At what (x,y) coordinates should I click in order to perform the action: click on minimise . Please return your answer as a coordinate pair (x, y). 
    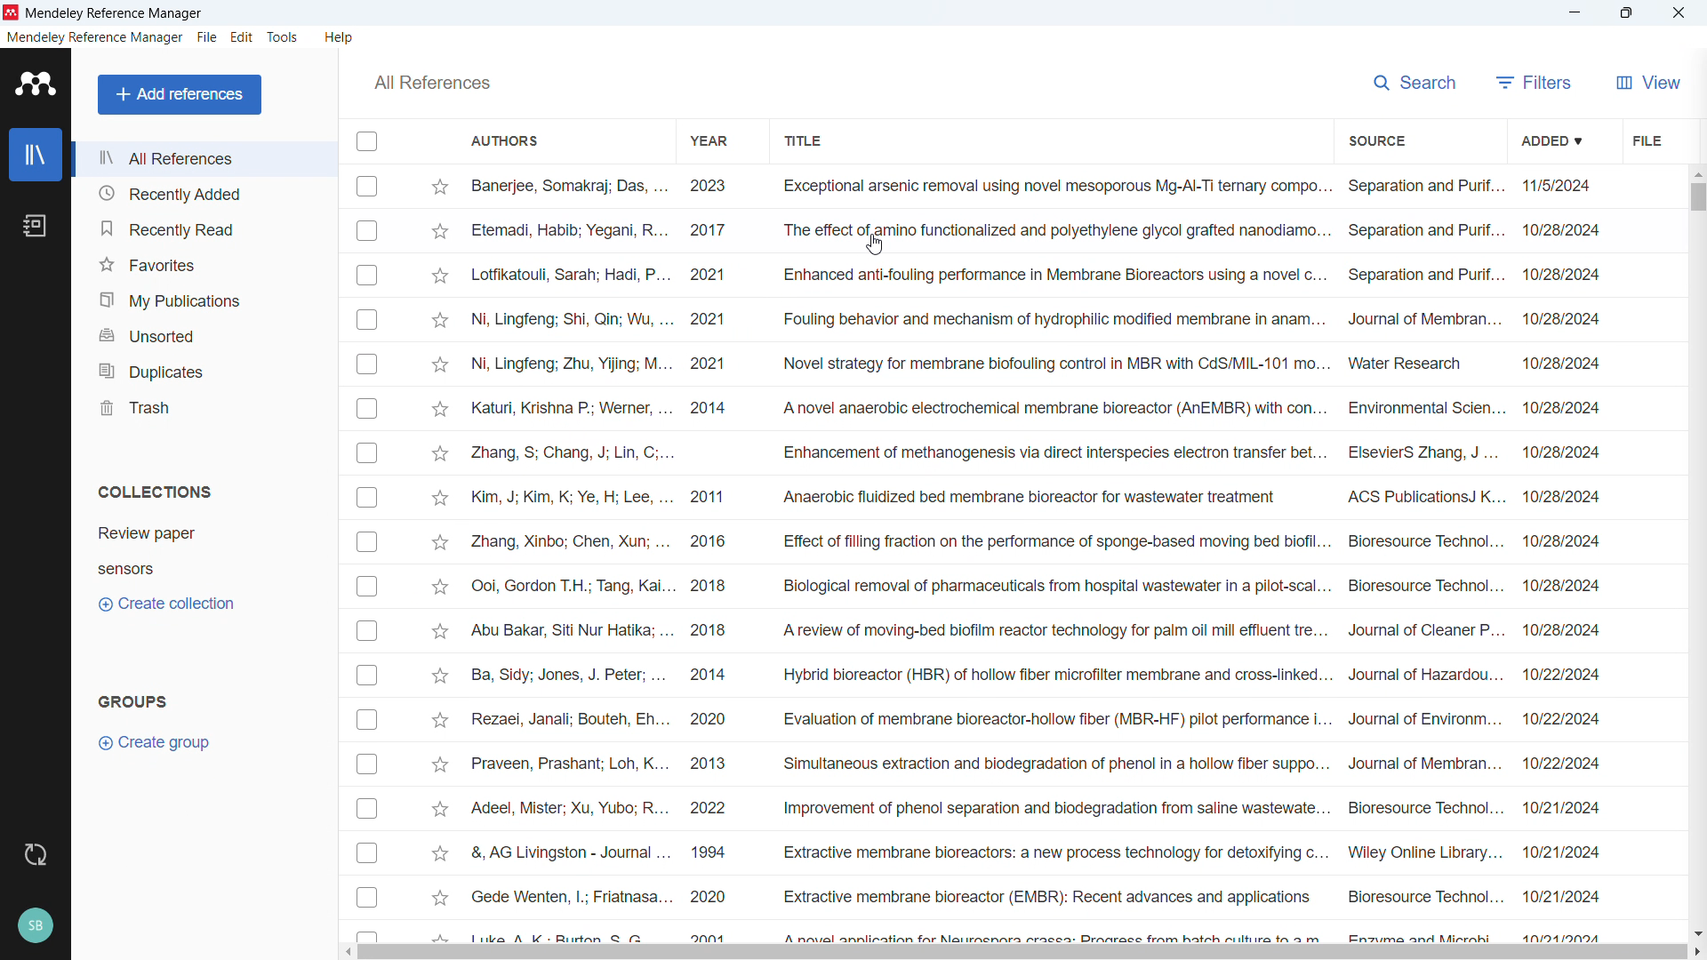
    Looking at the image, I should click on (1573, 13).